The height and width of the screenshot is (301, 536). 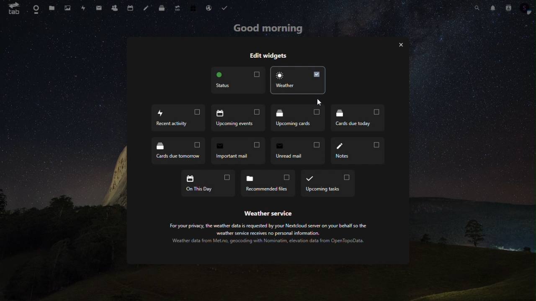 What do you see at coordinates (69, 8) in the screenshot?
I see `photo` at bounding box center [69, 8].